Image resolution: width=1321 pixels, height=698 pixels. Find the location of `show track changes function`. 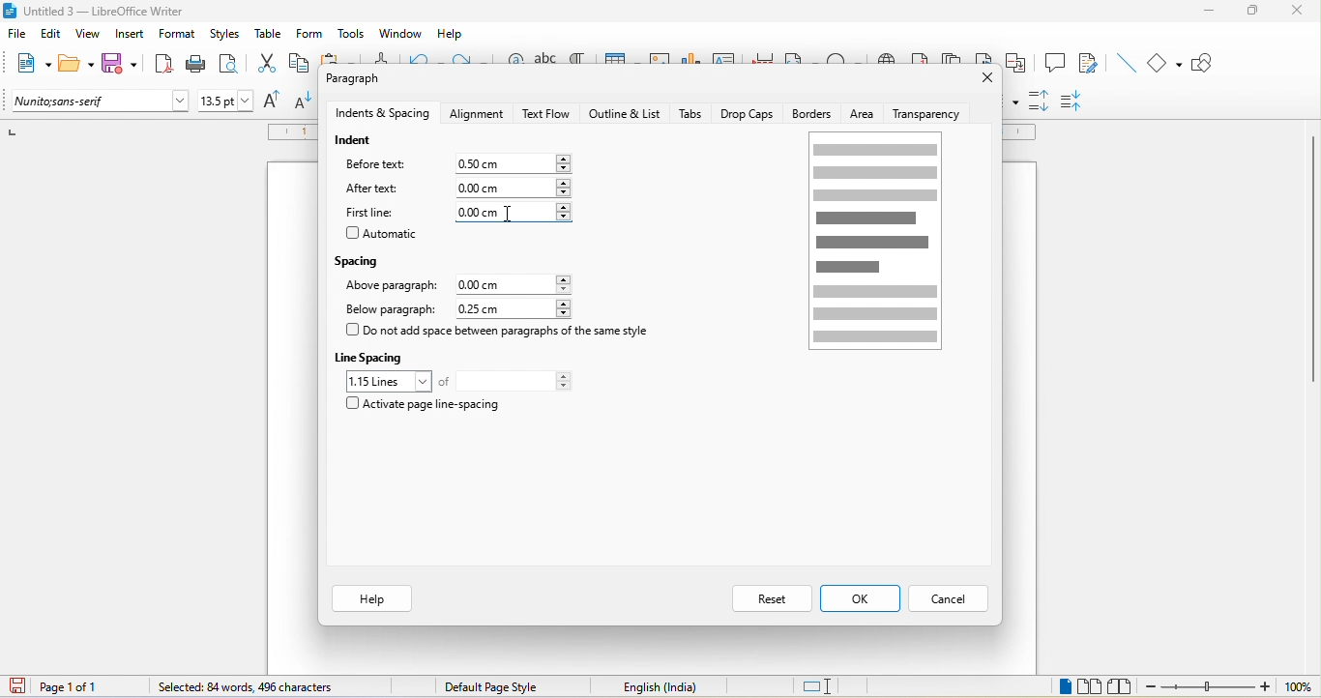

show track changes function is located at coordinates (1092, 64).